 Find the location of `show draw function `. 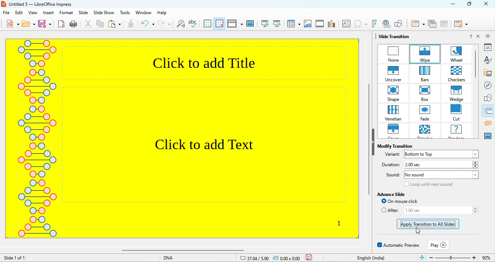

show draw function  is located at coordinates (398, 25).